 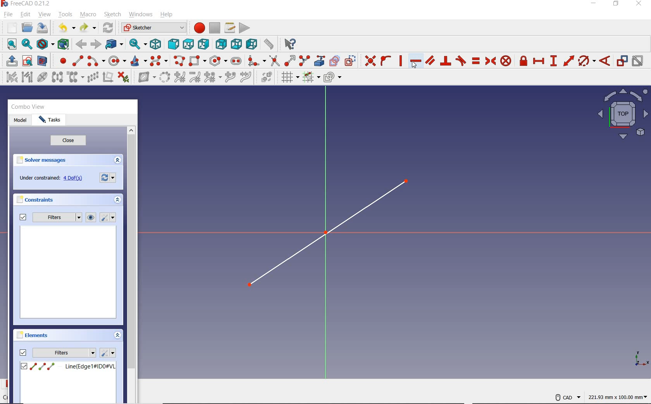 I want to click on MODEL, so click(x=19, y=120).